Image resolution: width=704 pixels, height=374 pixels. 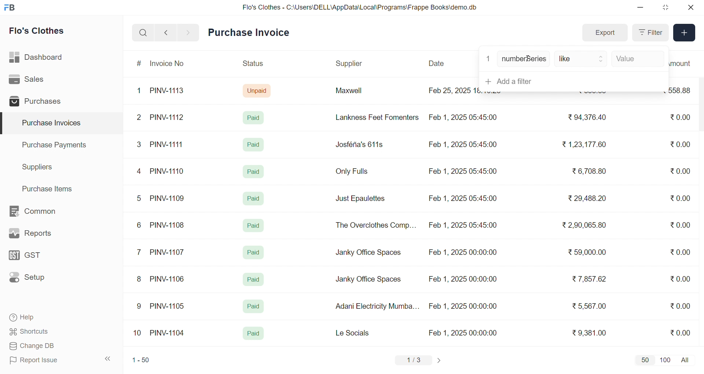 I want to click on 3, so click(x=139, y=144).